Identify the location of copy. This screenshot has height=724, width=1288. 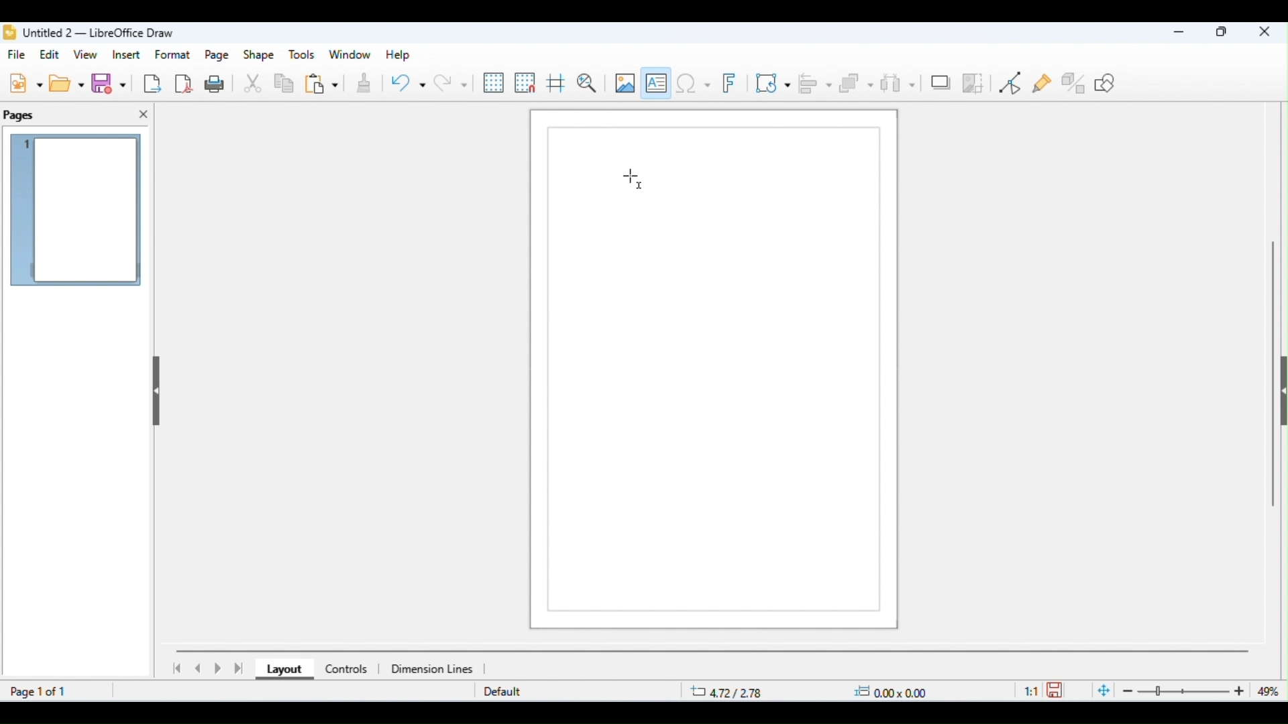
(284, 85).